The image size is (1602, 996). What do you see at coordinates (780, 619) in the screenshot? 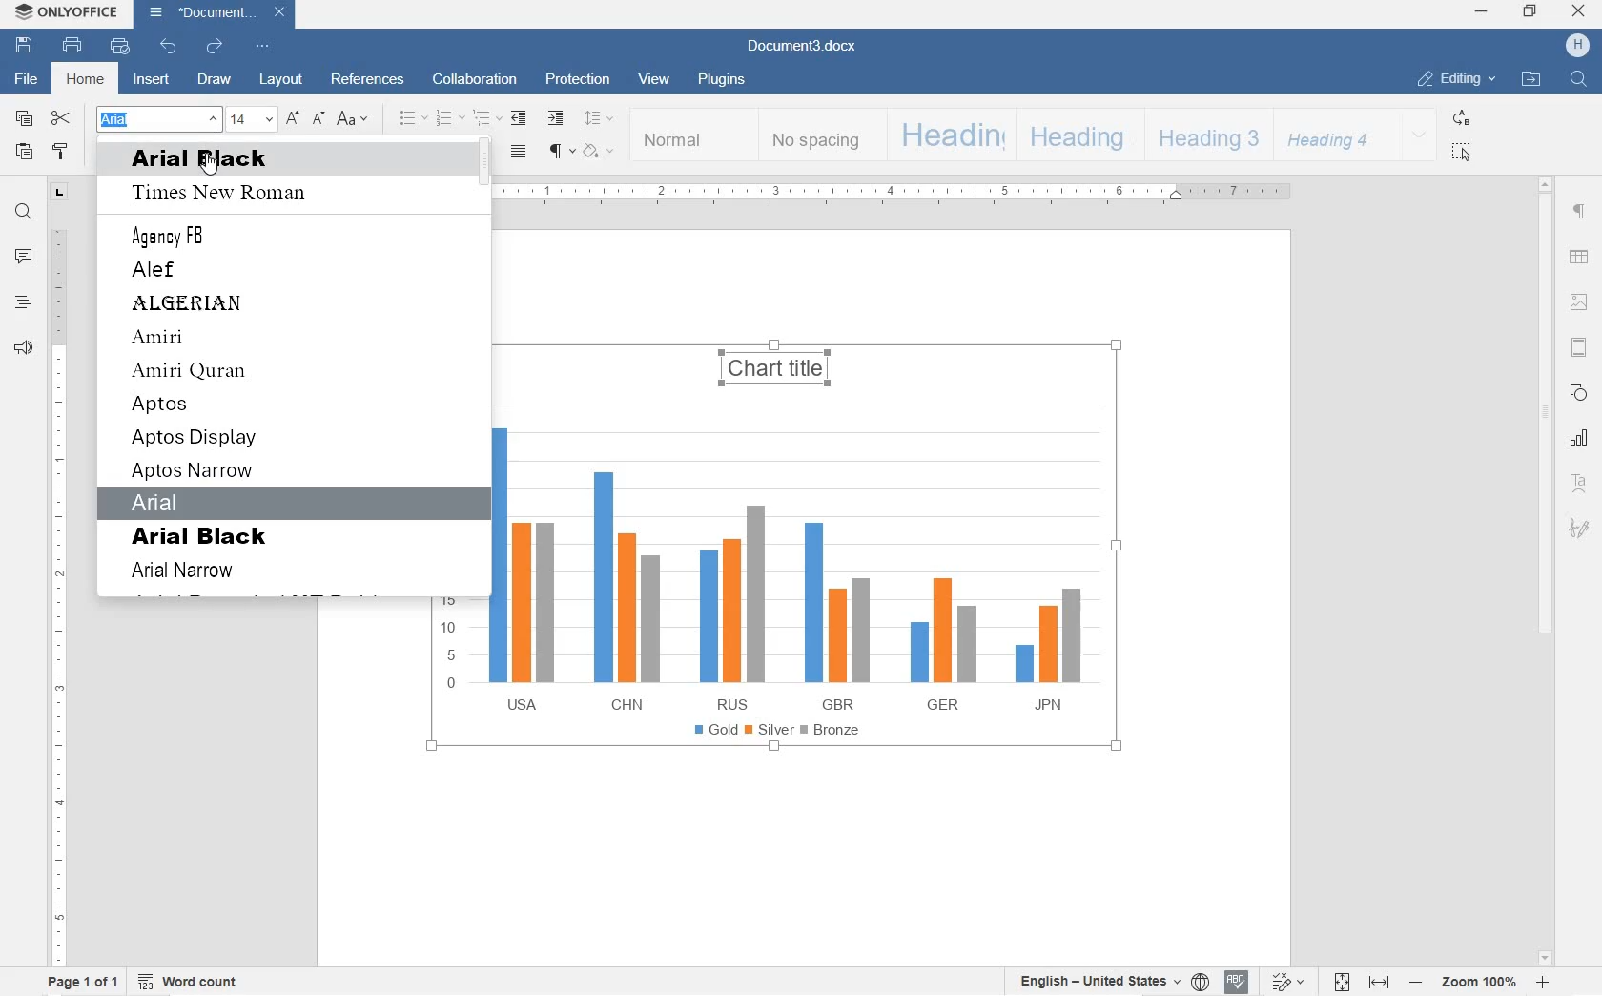
I see `CHART` at bounding box center [780, 619].